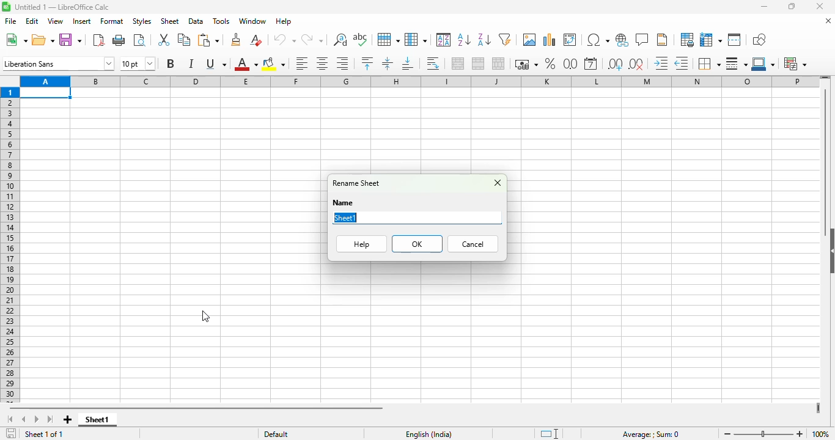 This screenshot has width=835, height=440. What do you see at coordinates (312, 40) in the screenshot?
I see `redo` at bounding box center [312, 40].